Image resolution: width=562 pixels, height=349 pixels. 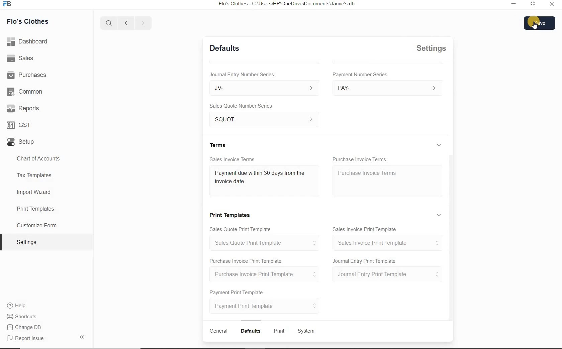 What do you see at coordinates (218, 331) in the screenshot?
I see `General` at bounding box center [218, 331].